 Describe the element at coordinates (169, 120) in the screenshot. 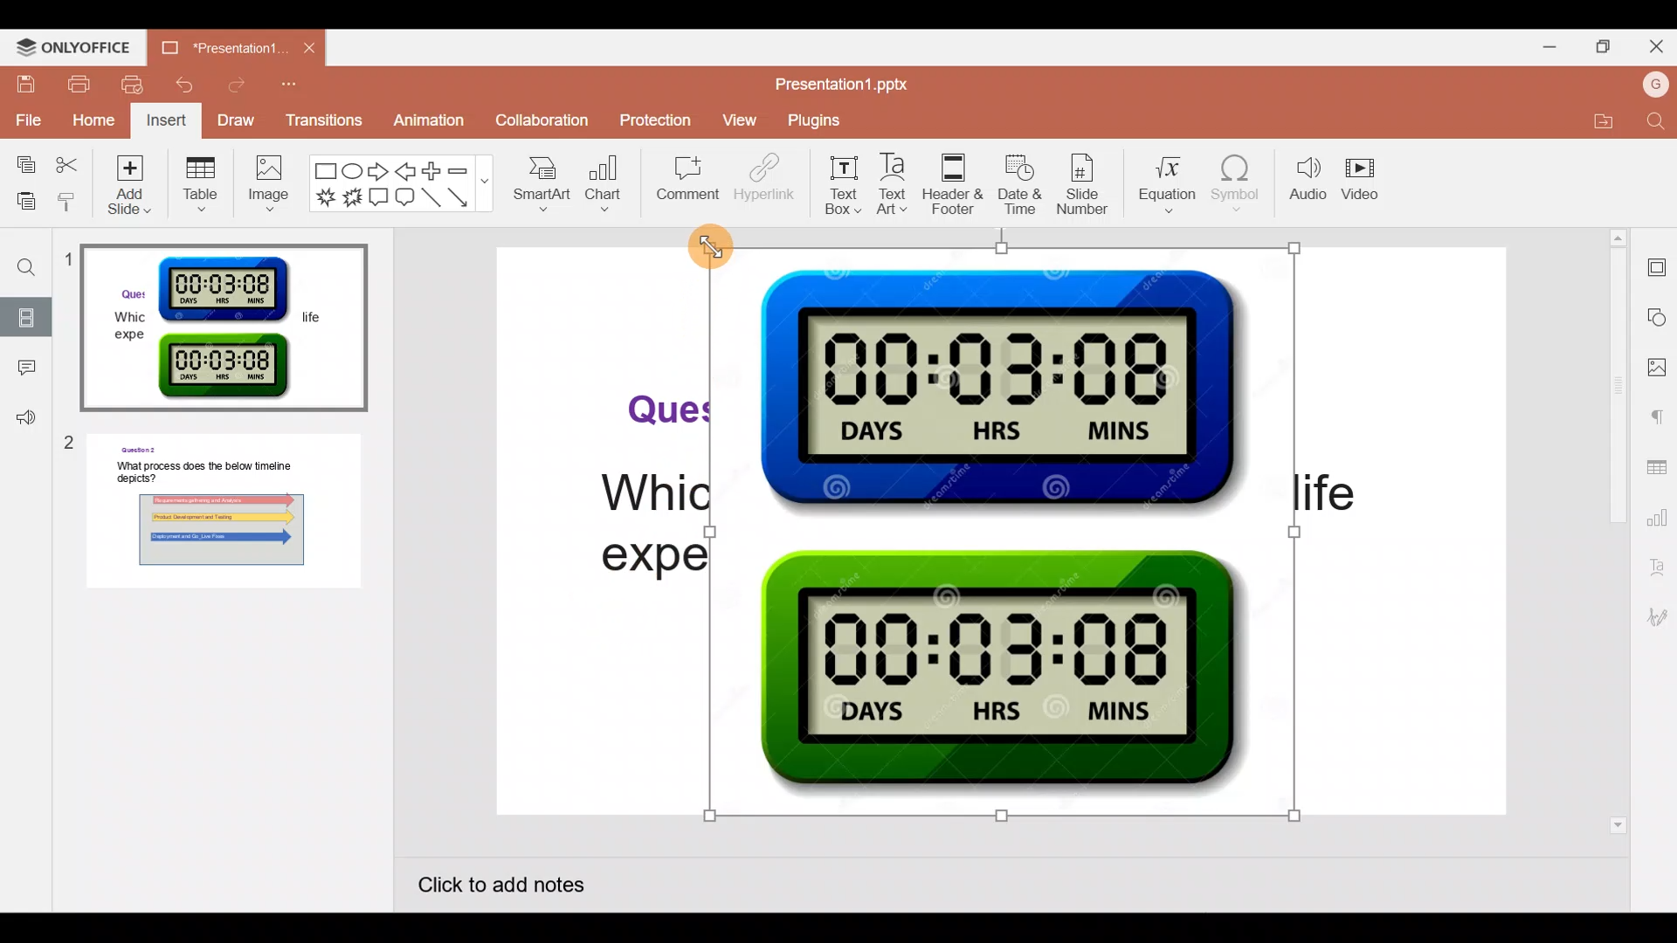

I see `Insert` at that location.